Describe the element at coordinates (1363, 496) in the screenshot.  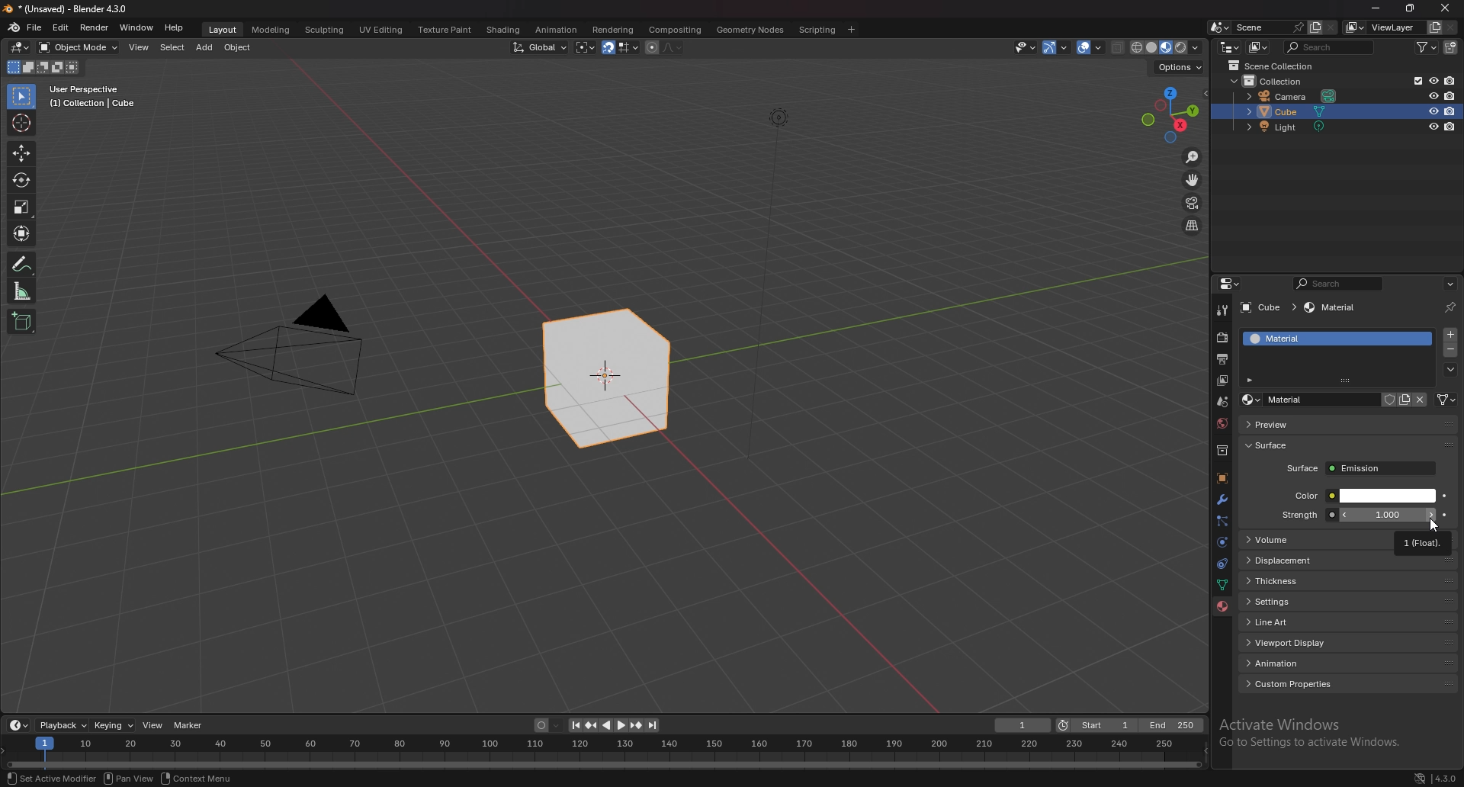
I see `color` at that location.